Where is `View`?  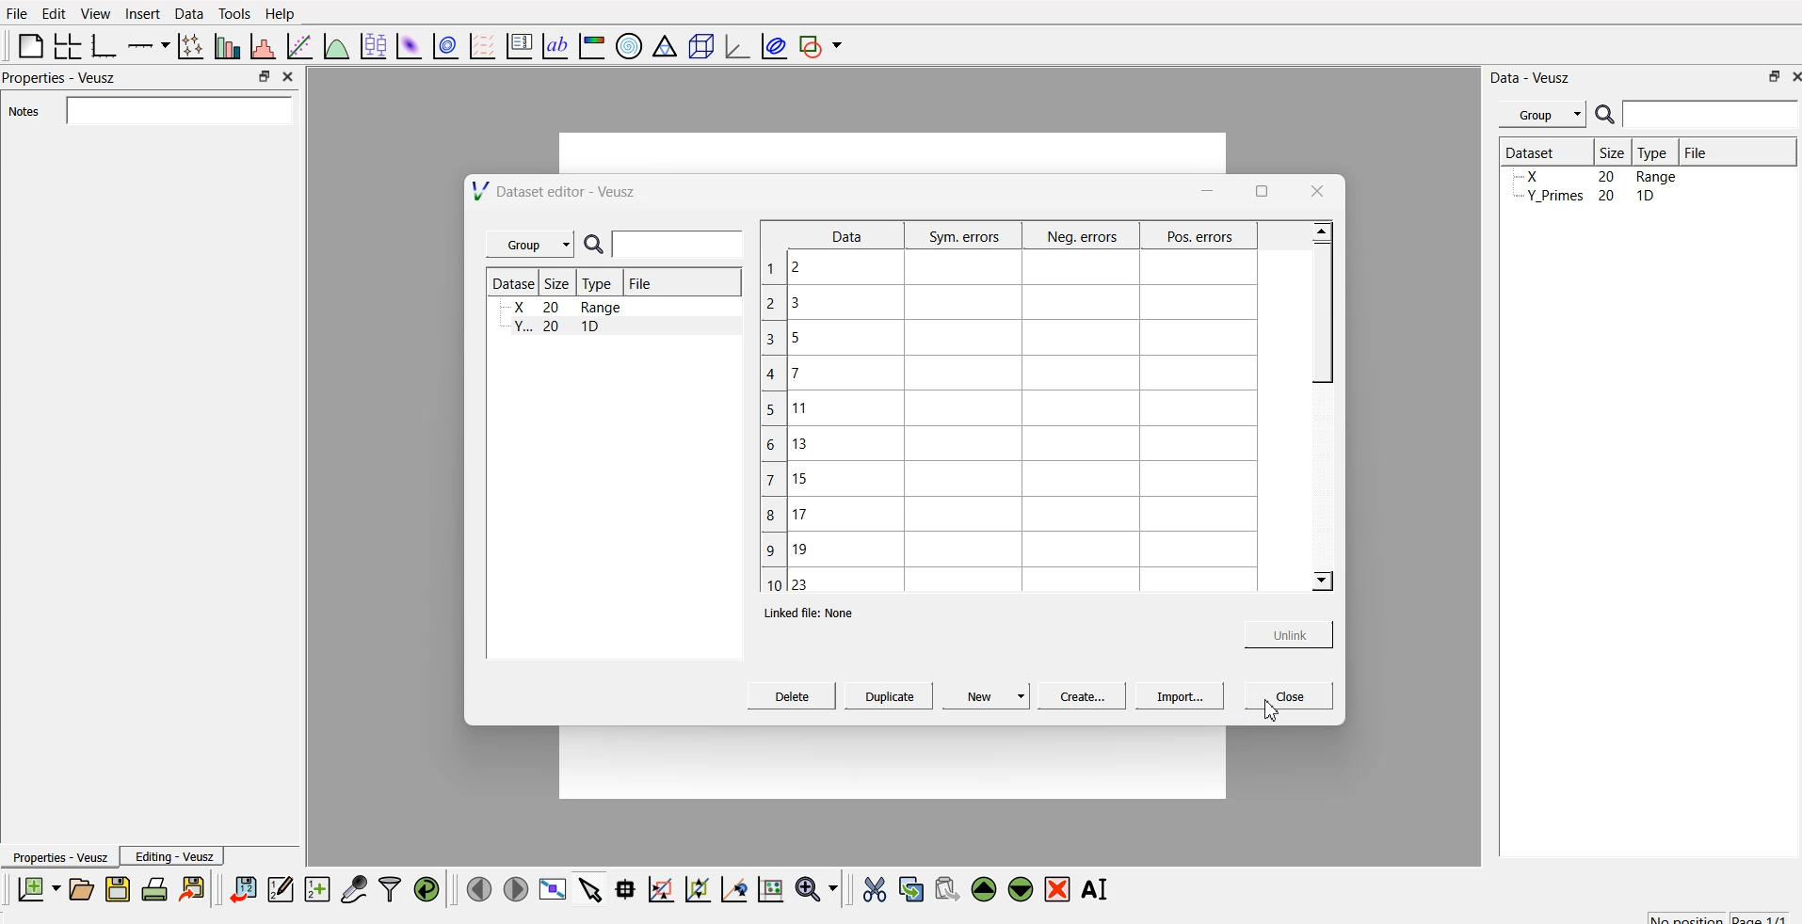
View is located at coordinates (97, 13).